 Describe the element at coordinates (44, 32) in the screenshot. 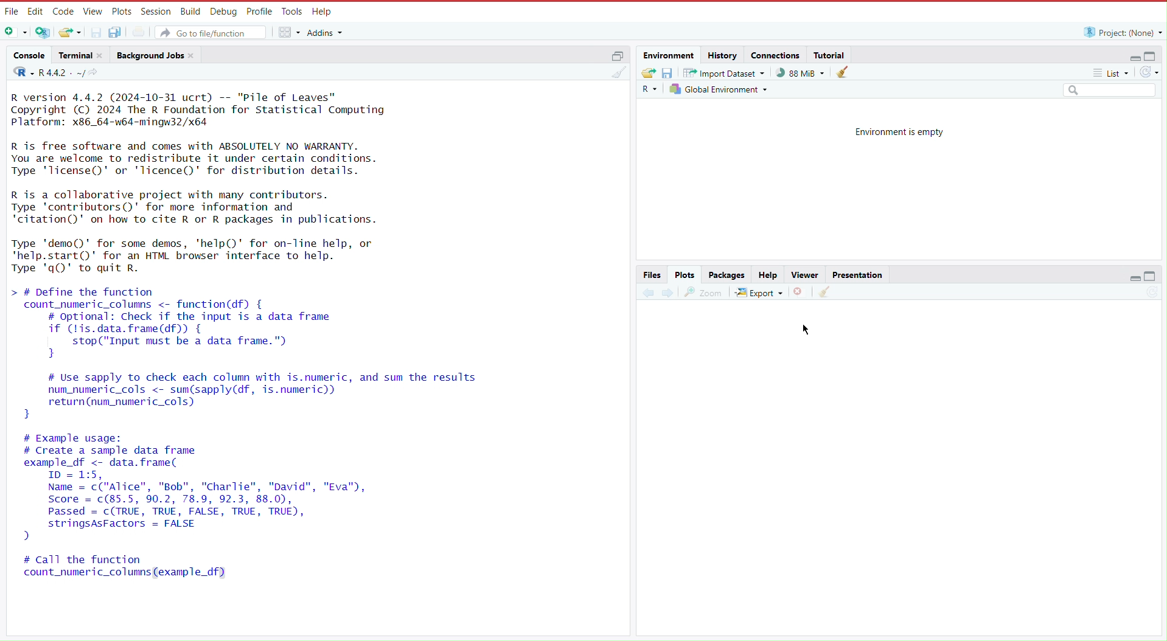

I see `Create a project` at that location.